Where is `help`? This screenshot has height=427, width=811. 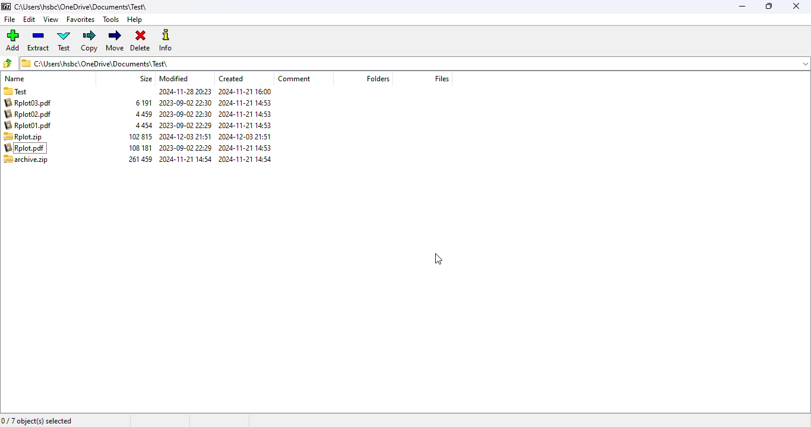 help is located at coordinates (135, 20).